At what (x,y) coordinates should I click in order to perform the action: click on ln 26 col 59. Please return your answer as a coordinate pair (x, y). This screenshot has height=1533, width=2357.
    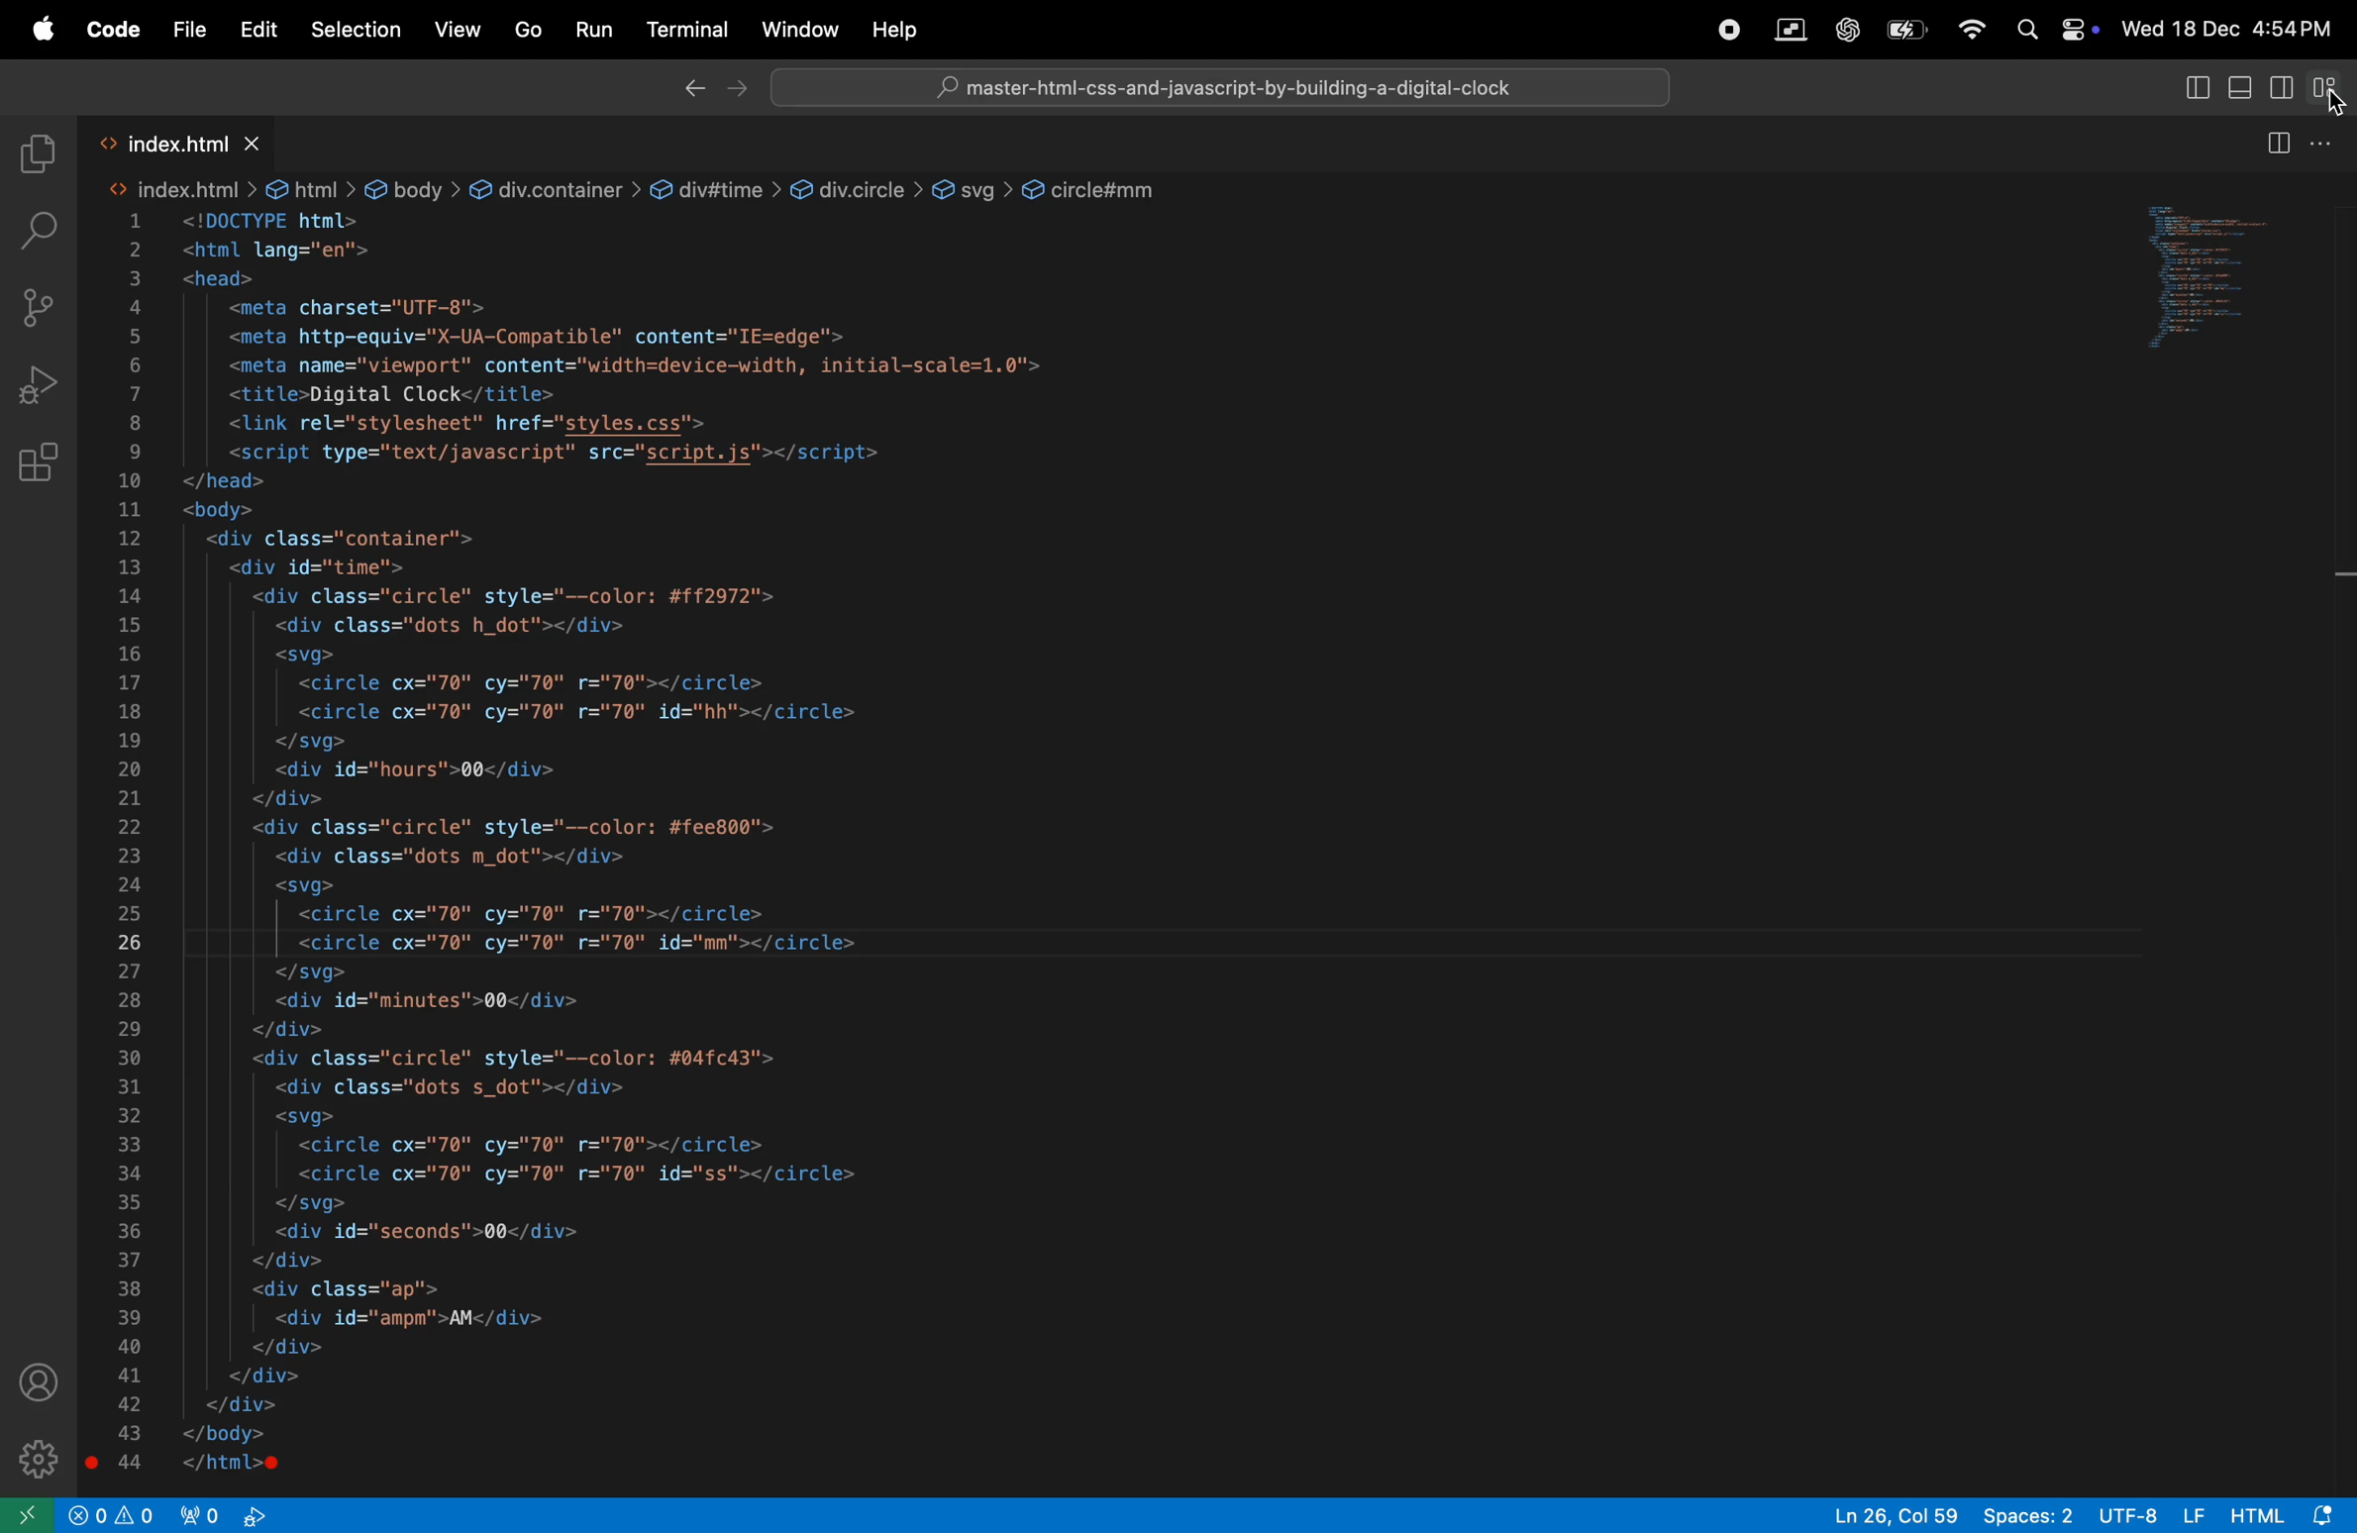
    Looking at the image, I should click on (1881, 1515).